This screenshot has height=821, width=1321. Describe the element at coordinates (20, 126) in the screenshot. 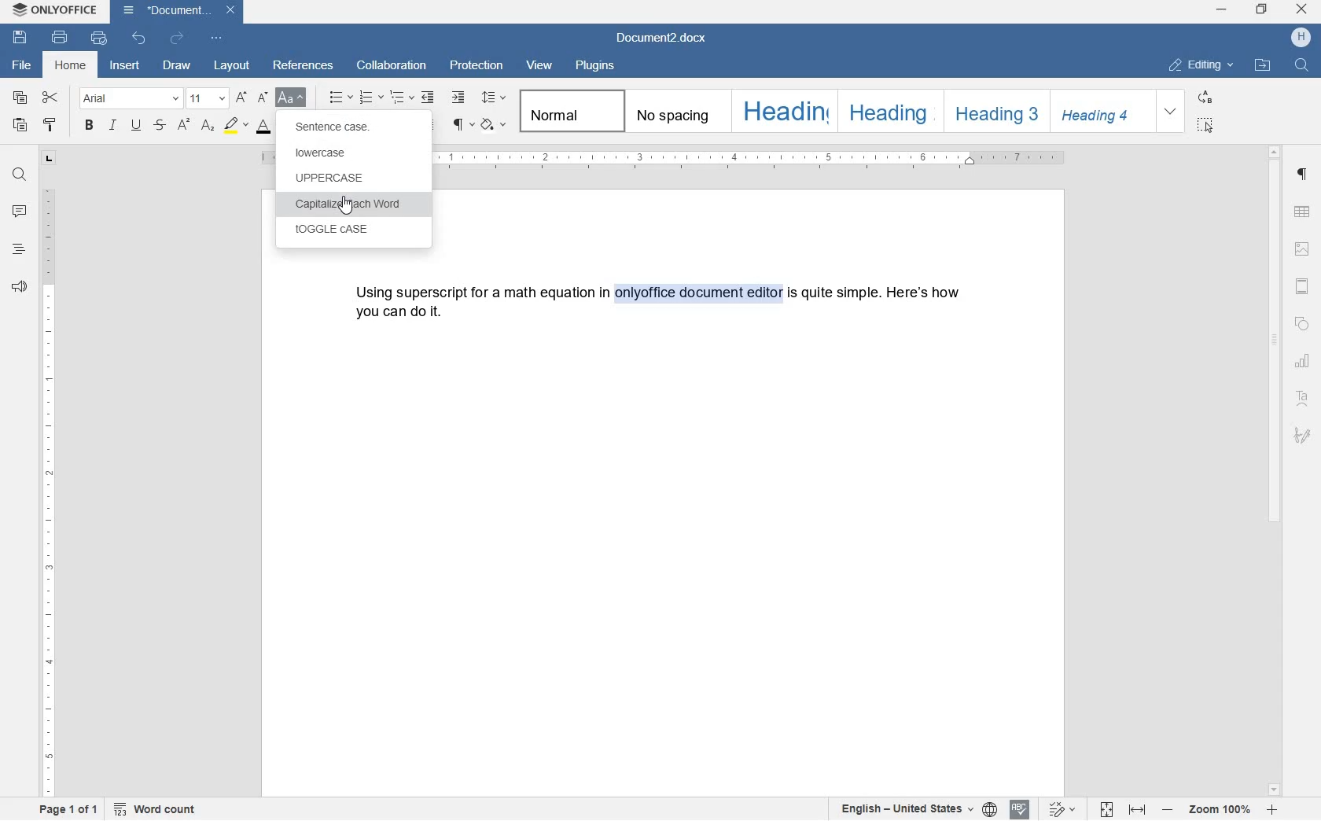

I see `paste` at that location.